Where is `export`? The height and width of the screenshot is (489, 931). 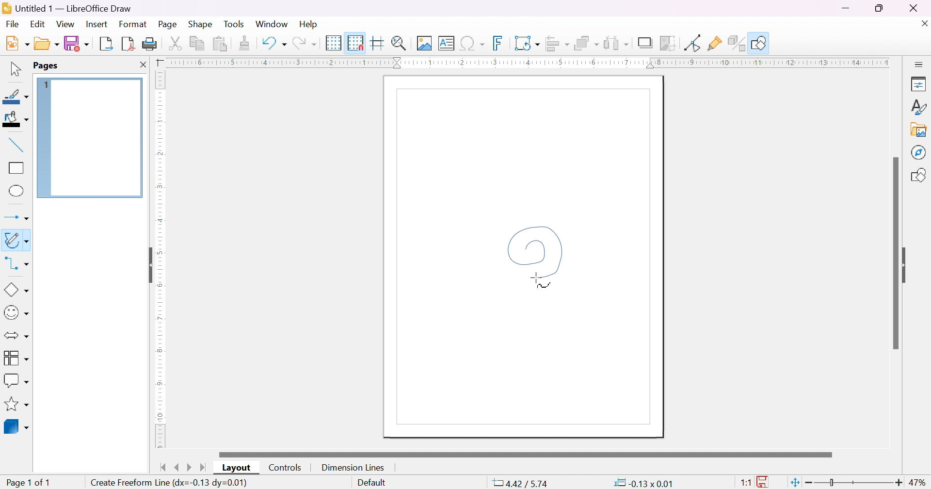 export is located at coordinates (108, 44).